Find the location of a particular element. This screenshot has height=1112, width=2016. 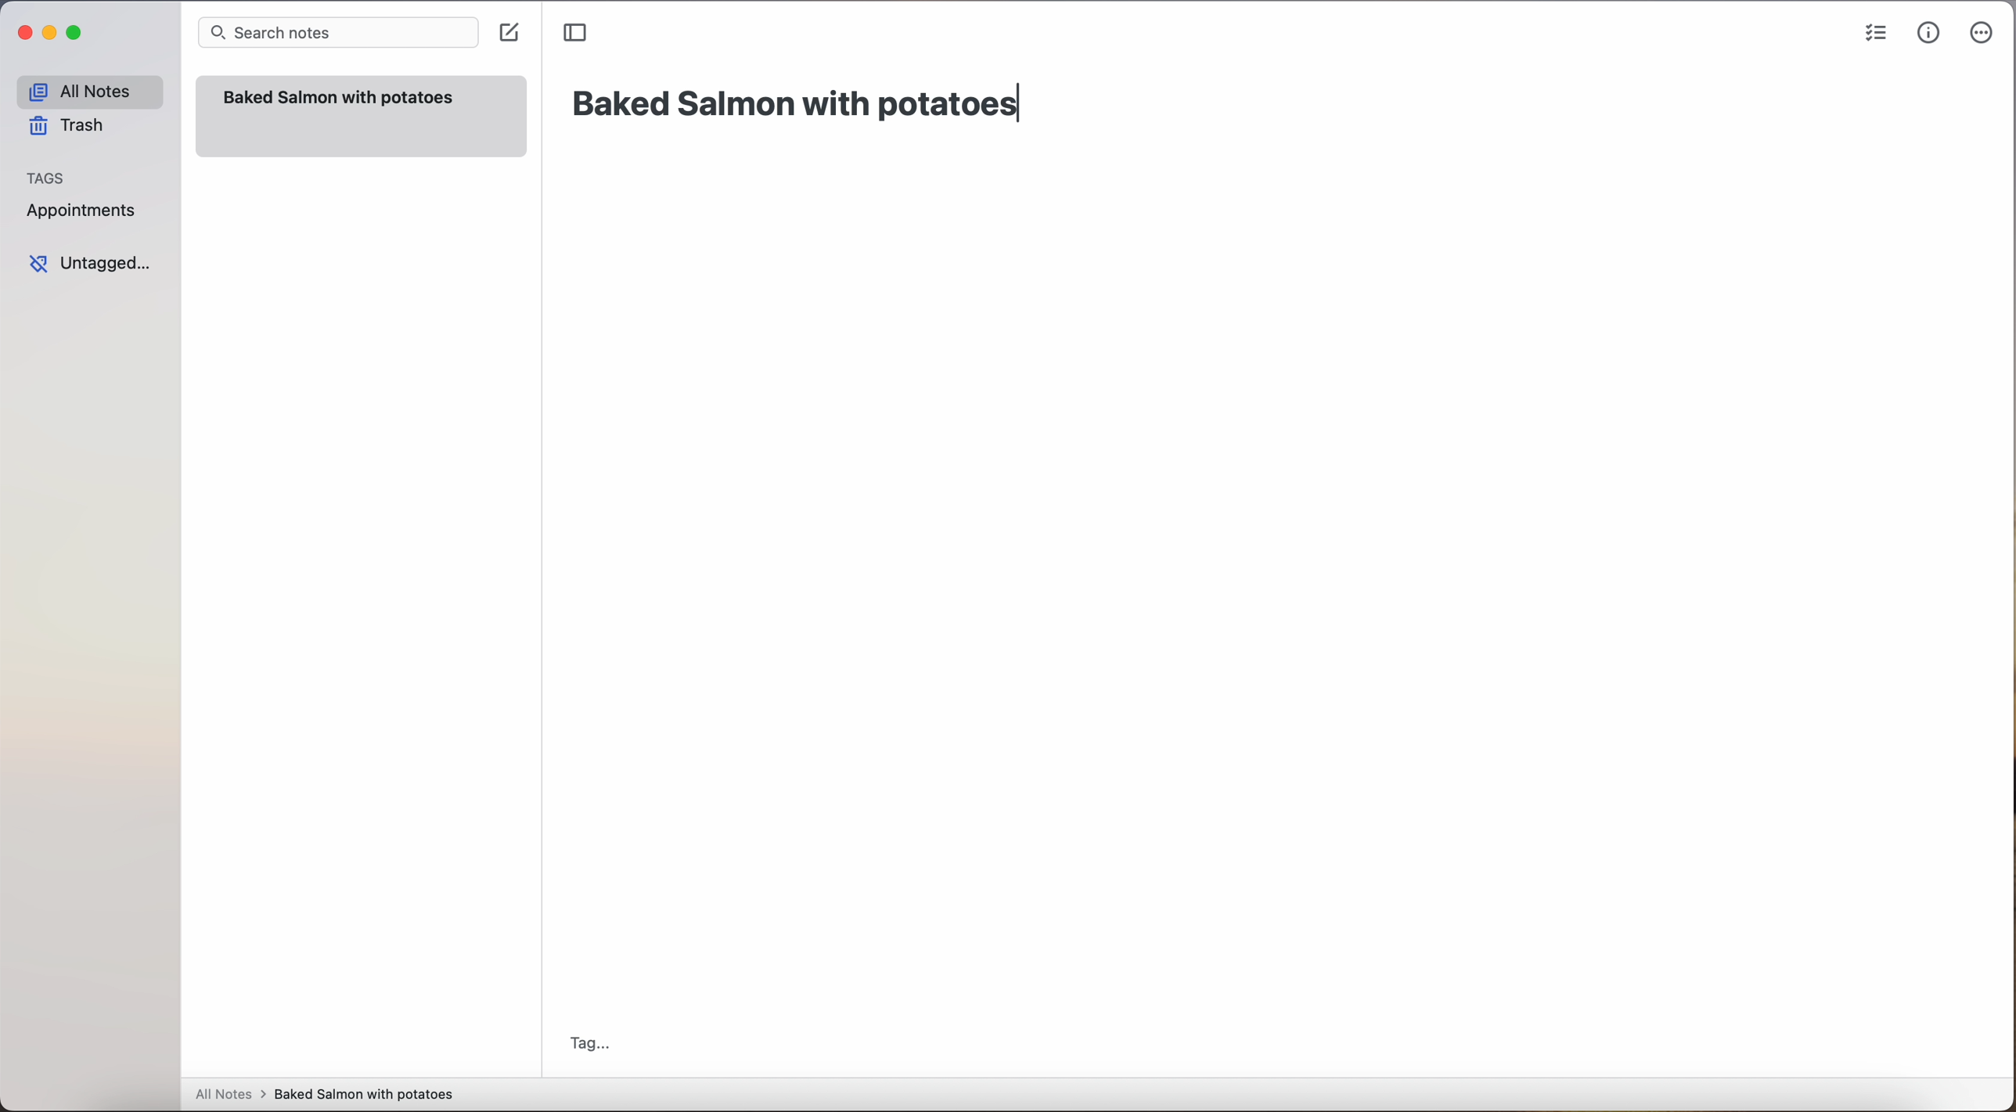

all notes > baked Salmon with potatoes is located at coordinates (325, 1093).